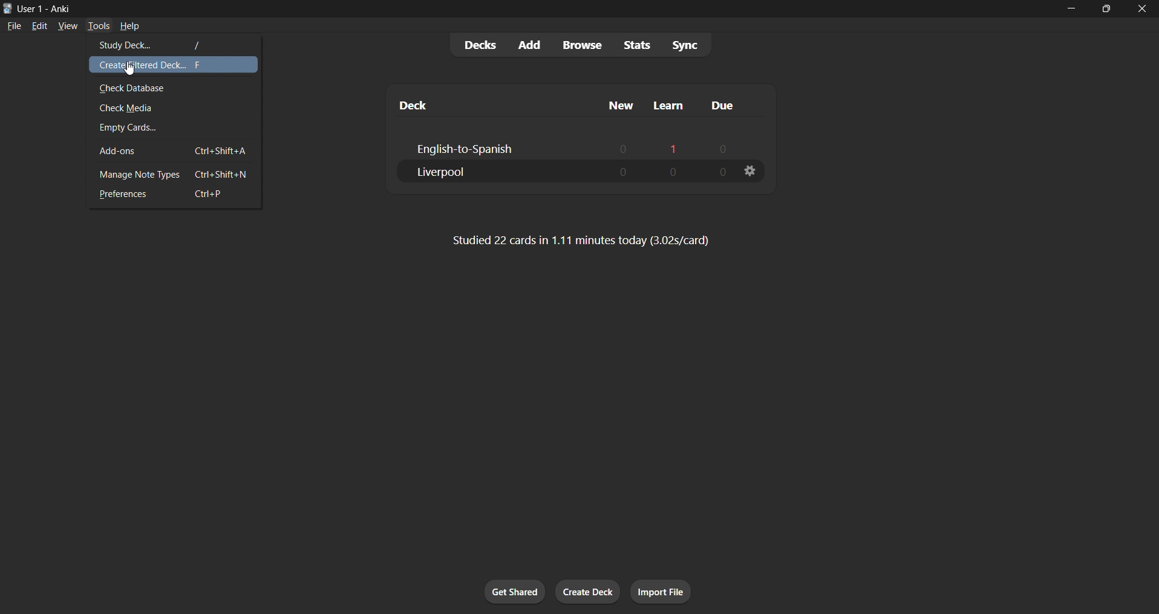 The width and height of the screenshot is (1159, 614). What do you see at coordinates (665, 106) in the screenshot?
I see `learn column` at bounding box center [665, 106].